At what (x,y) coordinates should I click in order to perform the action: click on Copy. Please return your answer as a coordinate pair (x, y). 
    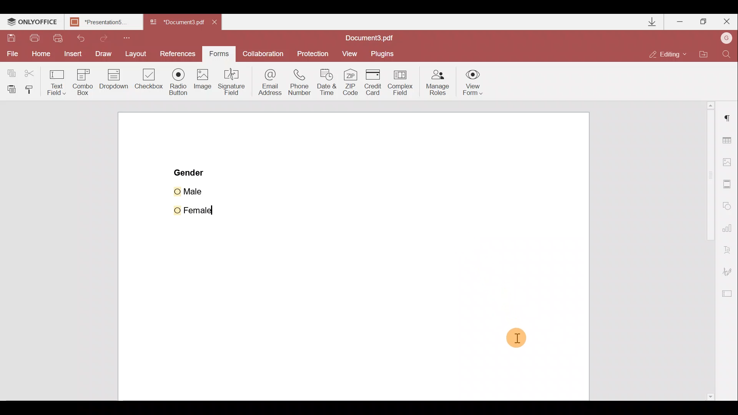
    Looking at the image, I should click on (10, 71).